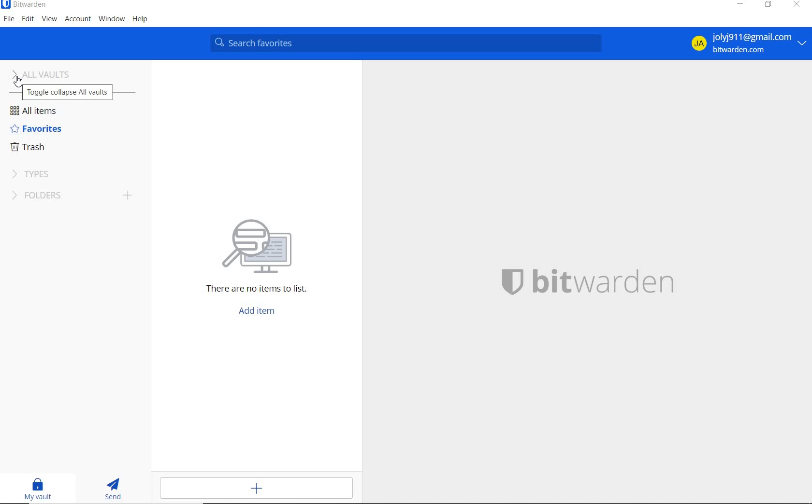 The width and height of the screenshot is (812, 504). What do you see at coordinates (130, 197) in the screenshot?
I see `add folder` at bounding box center [130, 197].